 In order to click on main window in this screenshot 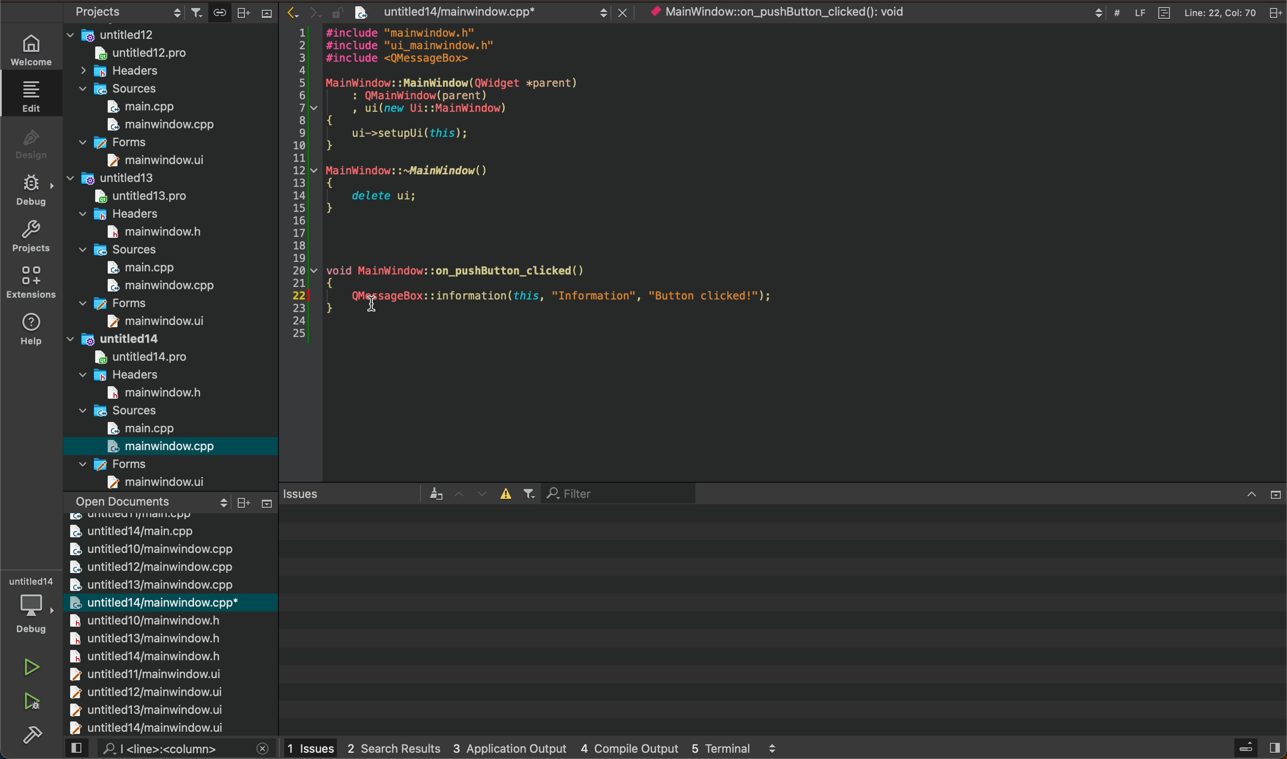, I will do `click(147, 232)`.